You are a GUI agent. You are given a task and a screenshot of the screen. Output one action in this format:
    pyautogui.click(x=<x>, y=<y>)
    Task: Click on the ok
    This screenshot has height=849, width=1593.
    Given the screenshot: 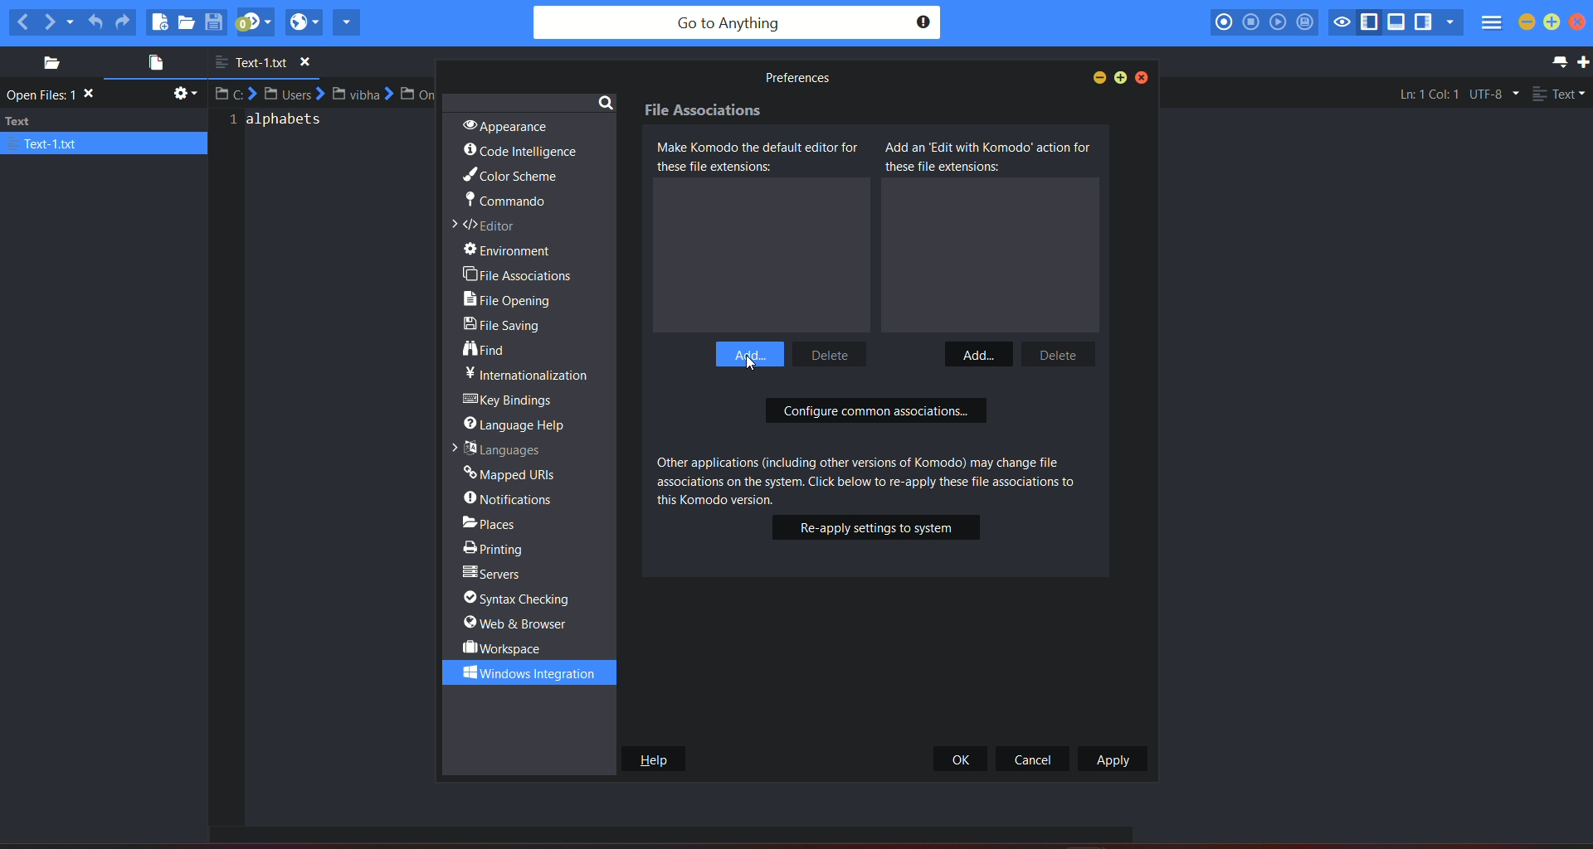 What is the action you would take?
    pyautogui.click(x=962, y=759)
    